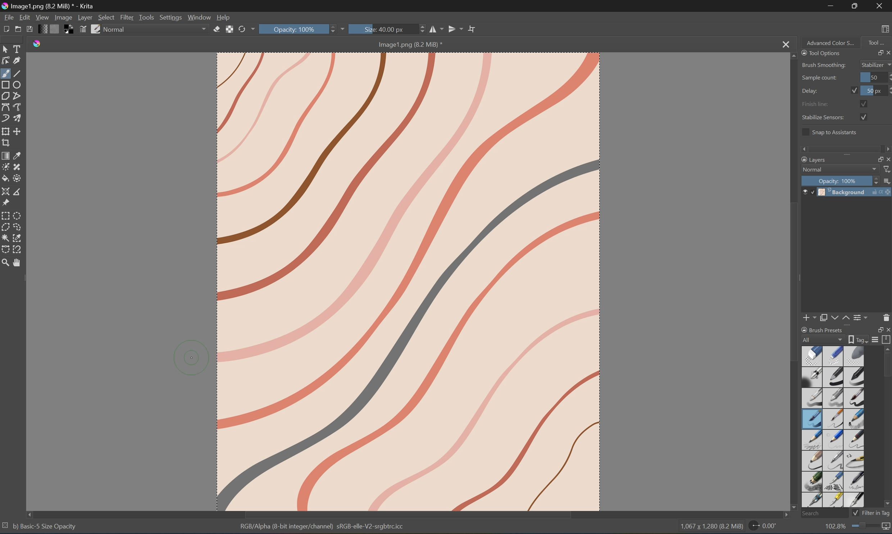 This screenshot has height=534, width=892. What do you see at coordinates (7, 248) in the screenshot?
I see `Bezier curve selection tool` at bounding box center [7, 248].